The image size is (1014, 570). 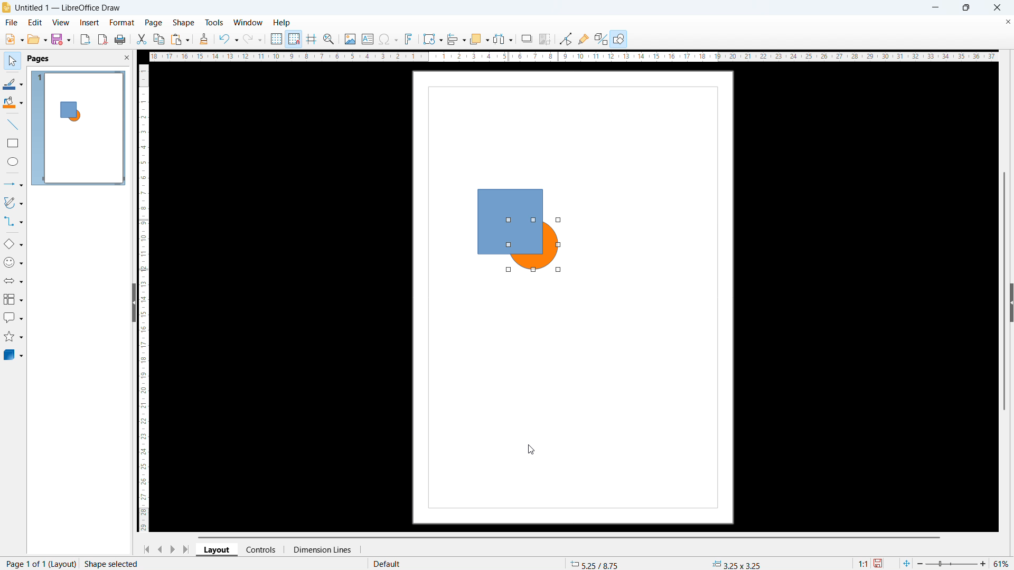 I want to click on insert symbol, so click(x=389, y=39).